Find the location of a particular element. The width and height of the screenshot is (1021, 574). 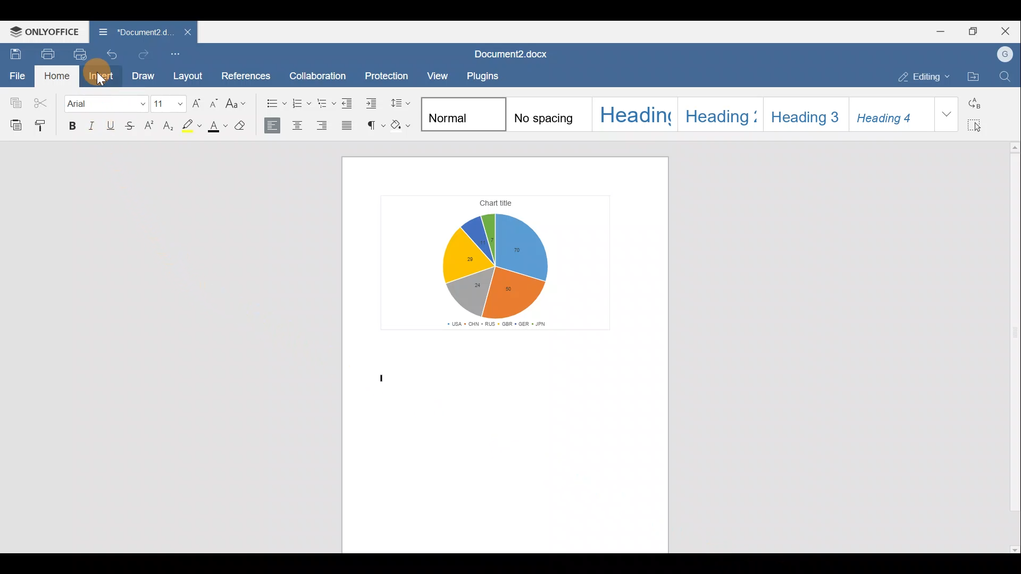

Align right is located at coordinates (325, 126).